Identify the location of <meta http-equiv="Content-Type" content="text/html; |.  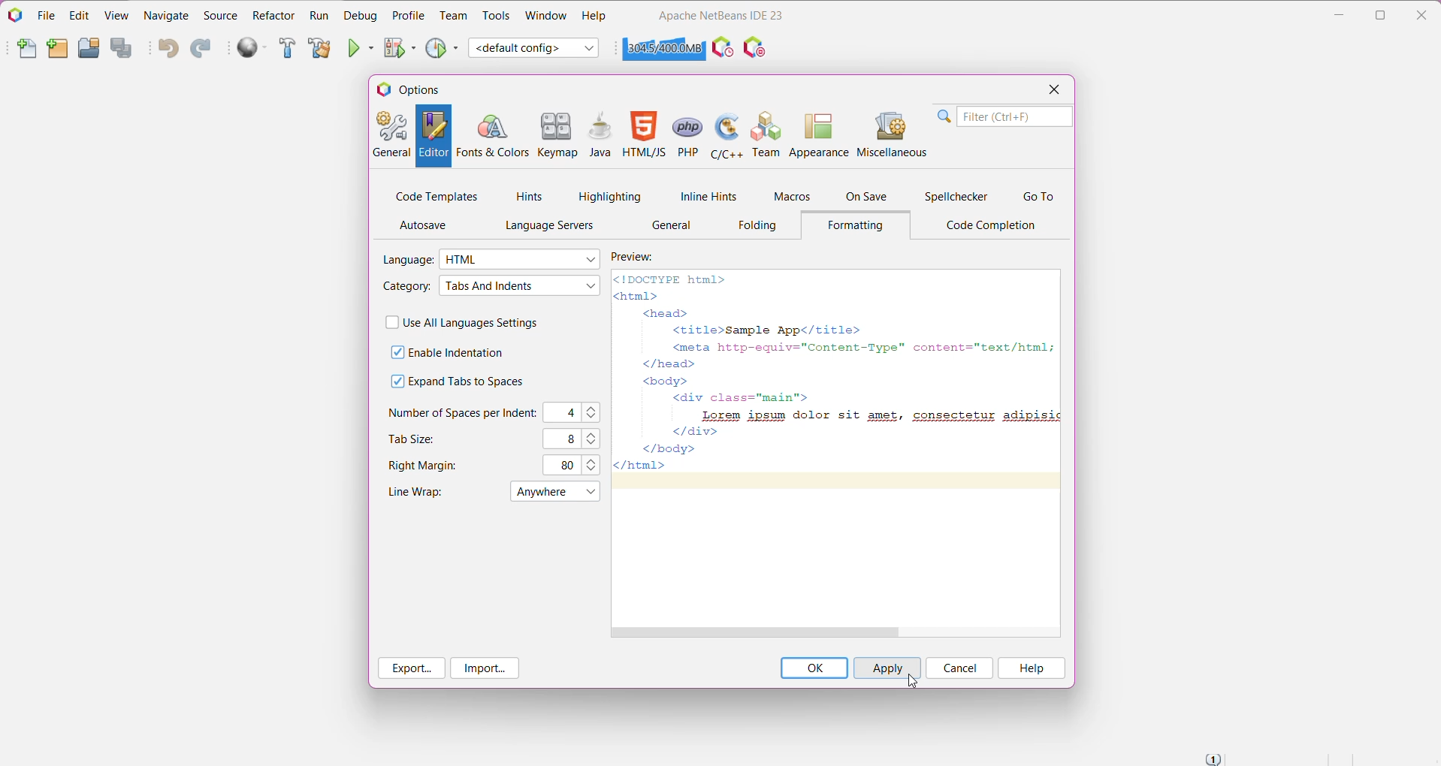
(858, 347).